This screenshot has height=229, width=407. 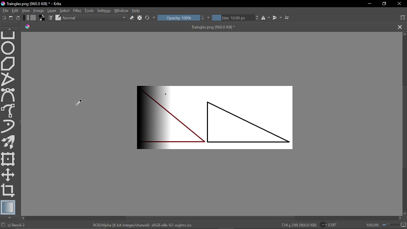 What do you see at coordinates (42, 17) in the screenshot?
I see `Background color` at bounding box center [42, 17].